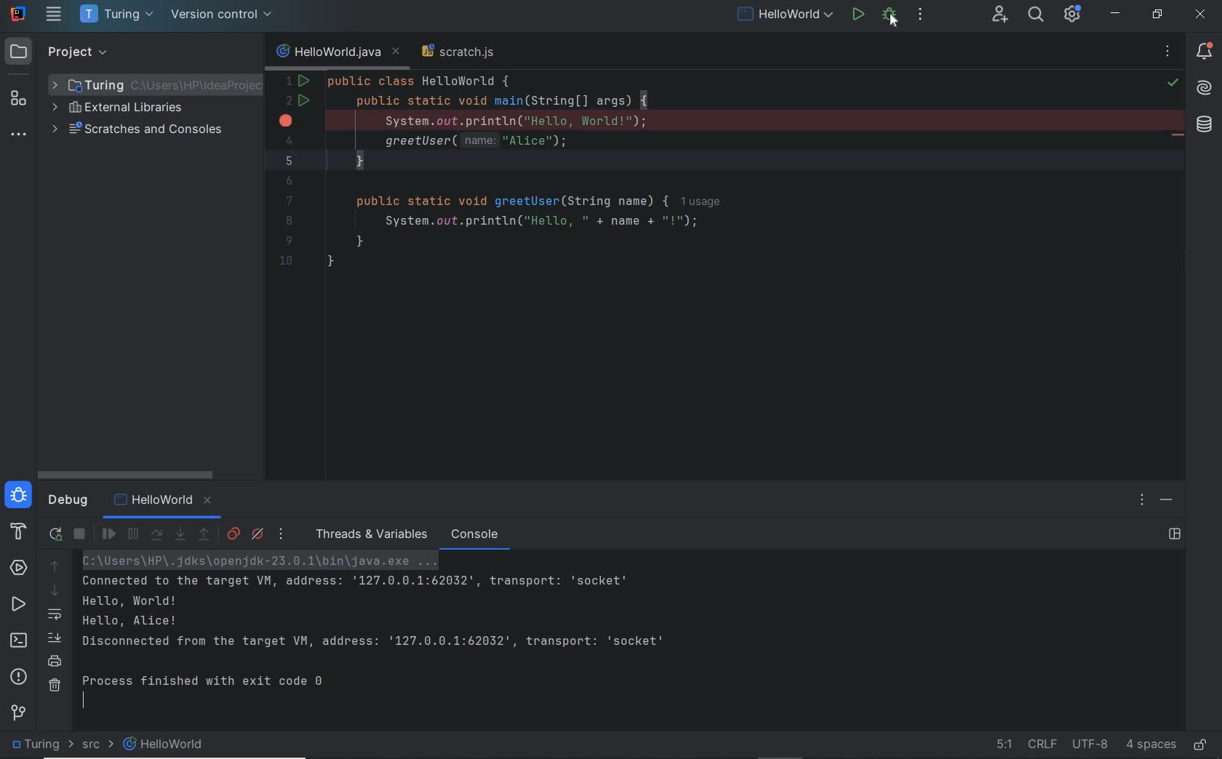 This screenshot has height=759, width=1222. Describe the element at coordinates (54, 568) in the screenshot. I see `up the stack trace` at that location.